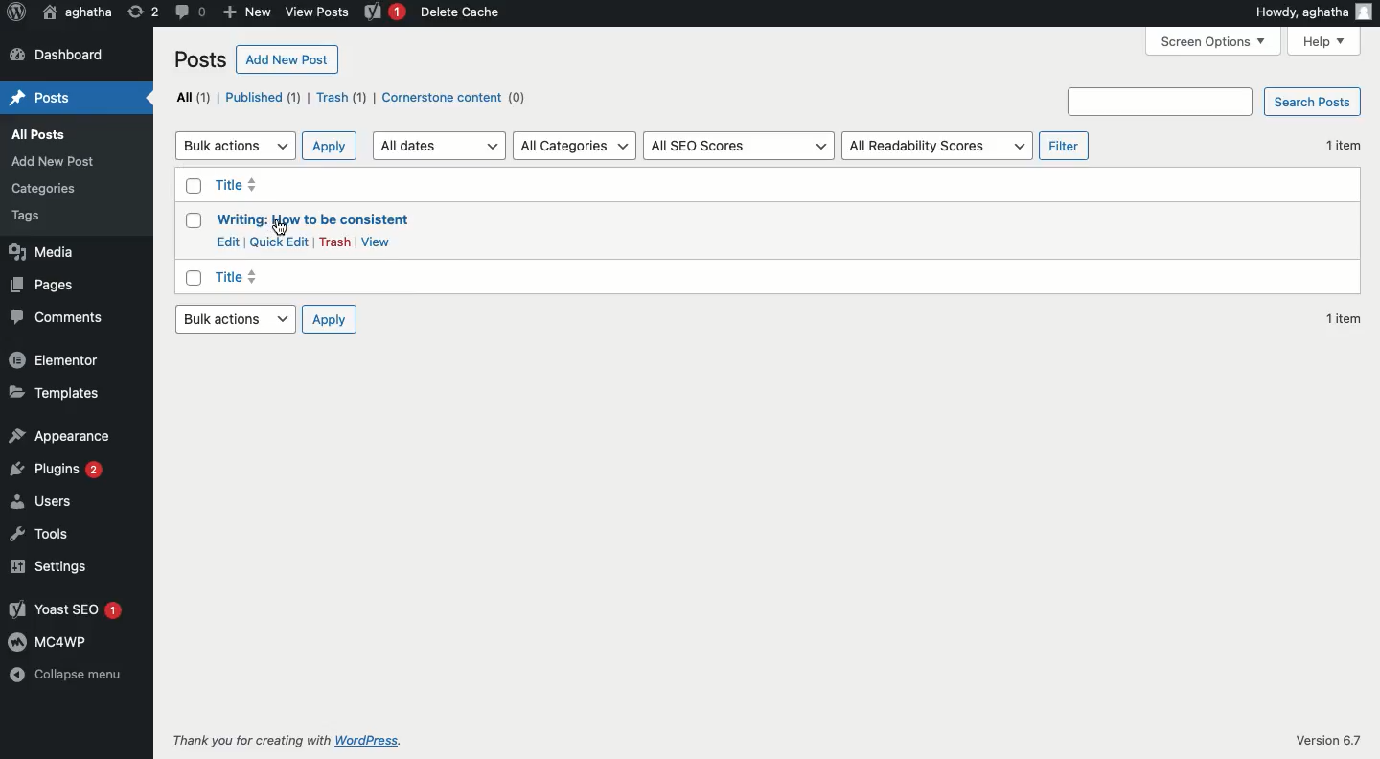  Describe the element at coordinates (1338, 319) in the screenshot. I see `1 item` at that location.